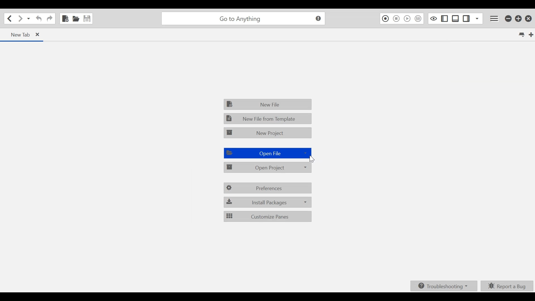 The height and width of the screenshot is (301, 535). I want to click on Cursor, so click(311, 159).